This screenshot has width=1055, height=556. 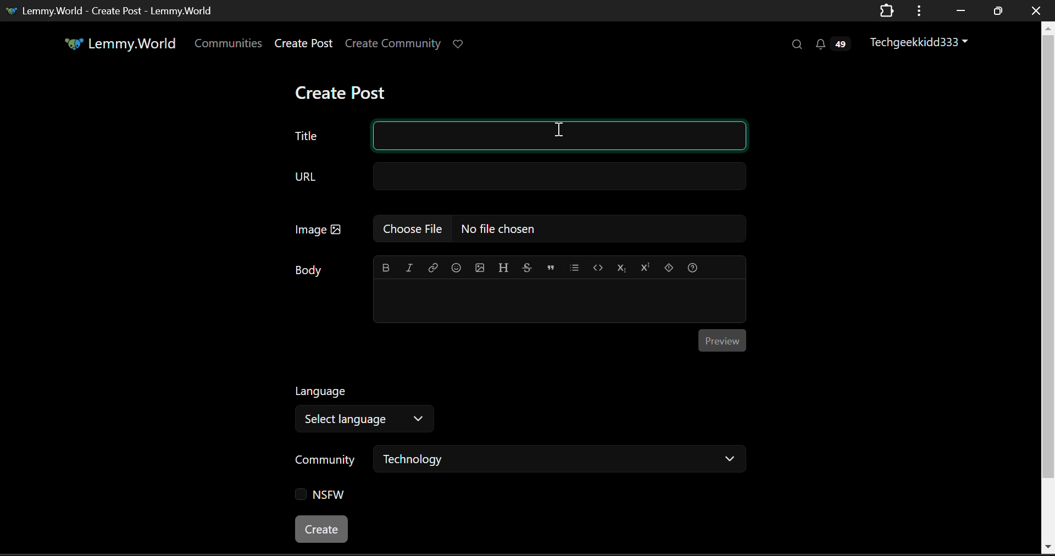 What do you see at coordinates (621, 269) in the screenshot?
I see `Subscript` at bounding box center [621, 269].